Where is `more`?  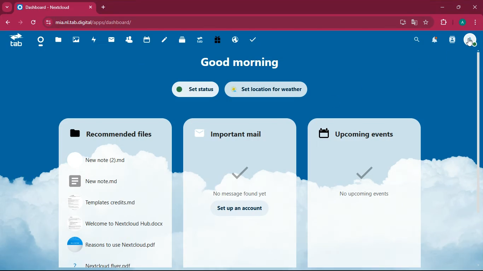 more is located at coordinates (7, 7).